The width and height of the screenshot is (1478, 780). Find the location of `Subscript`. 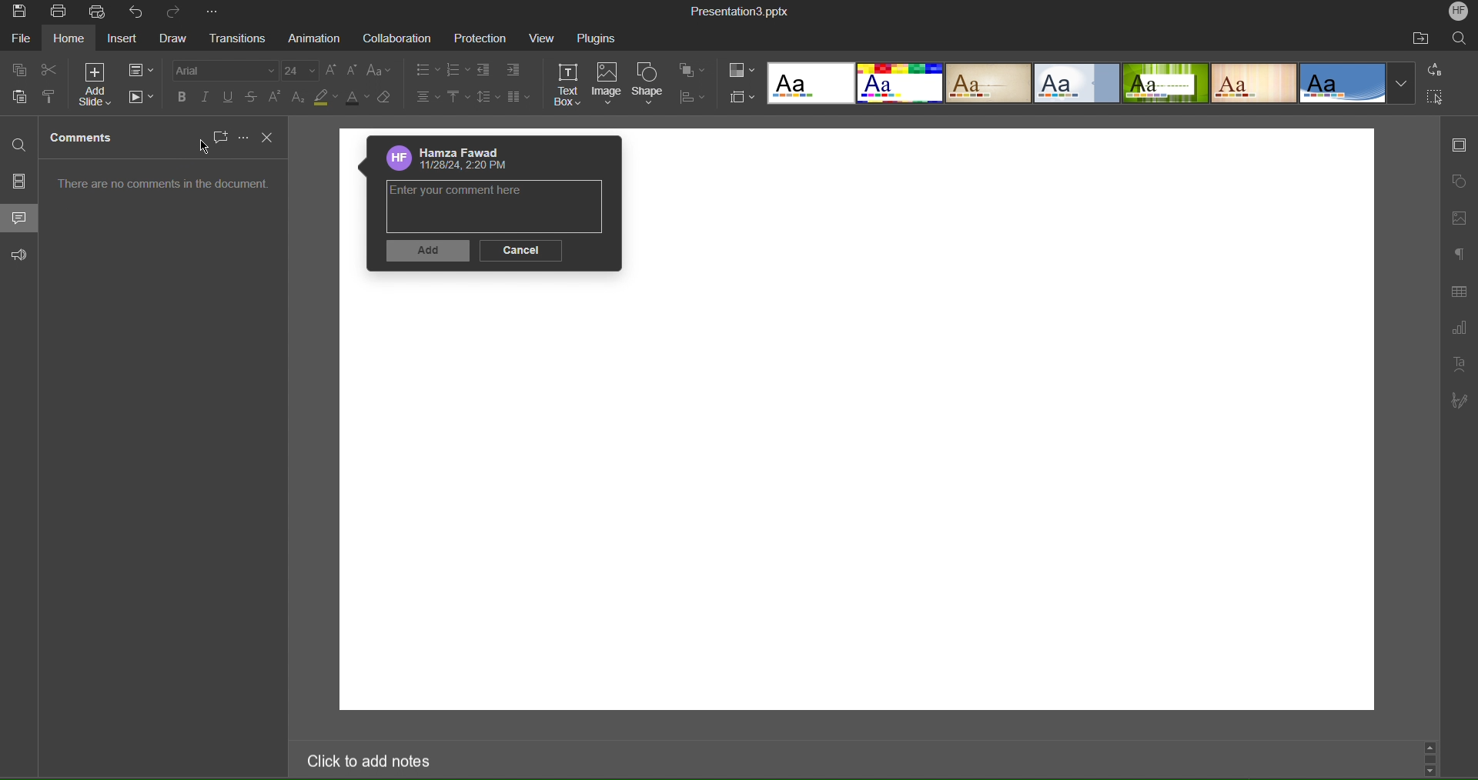

Subscript is located at coordinates (299, 98).